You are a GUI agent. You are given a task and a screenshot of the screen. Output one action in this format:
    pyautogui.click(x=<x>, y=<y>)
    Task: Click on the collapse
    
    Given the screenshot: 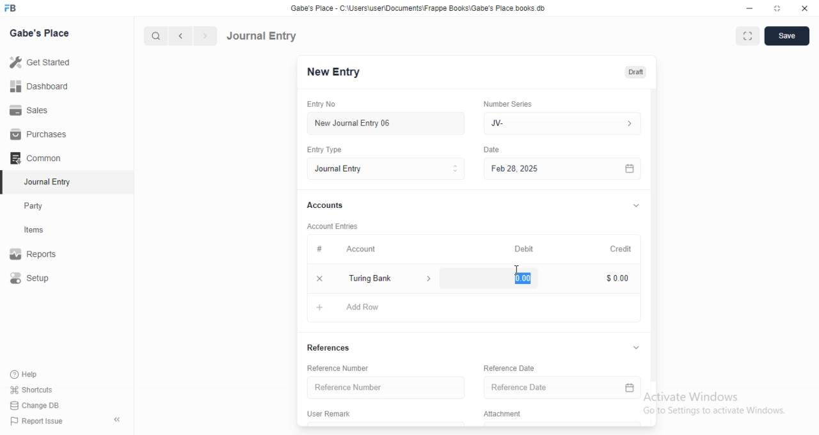 What is the action you would take?
    pyautogui.click(x=637, y=348)
    